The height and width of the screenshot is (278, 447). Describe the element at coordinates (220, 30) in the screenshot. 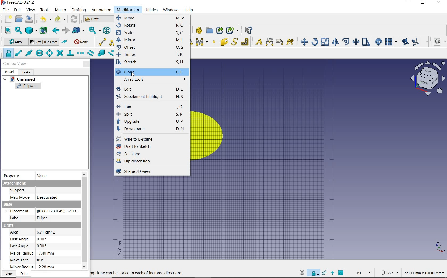

I see `make link` at that location.